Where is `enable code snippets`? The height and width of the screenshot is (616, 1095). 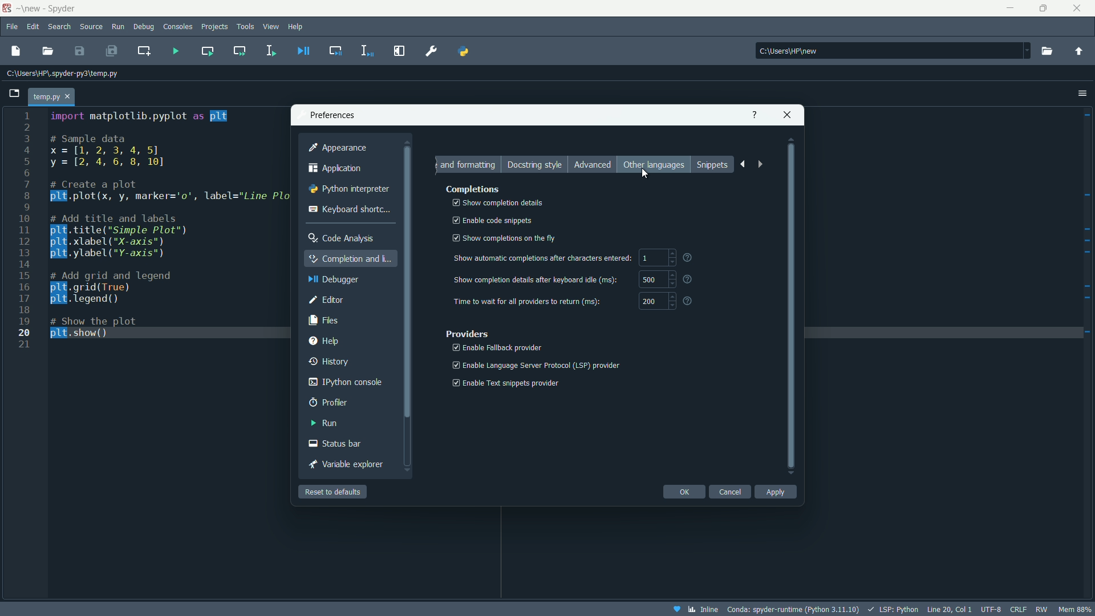
enable code snippets is located at coordinates (492, 221).